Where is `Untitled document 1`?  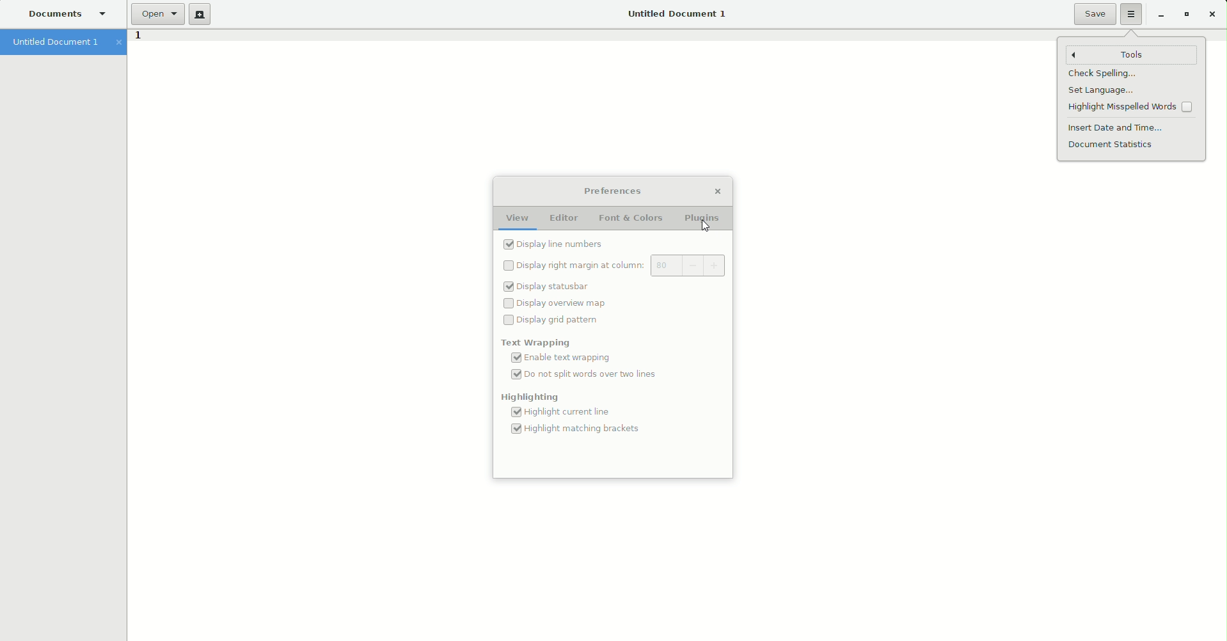 Untitled document 1 is located at coordinates (63, 43).